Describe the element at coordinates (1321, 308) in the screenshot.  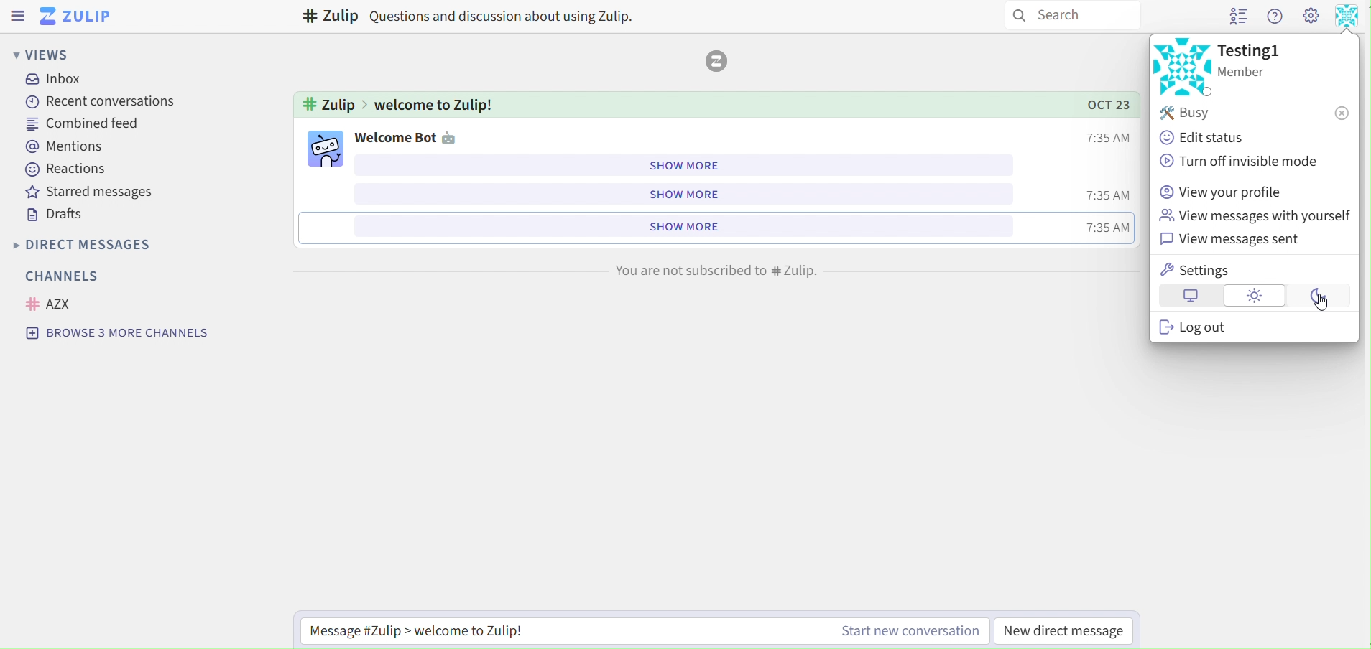
I see `cursor` at that location.